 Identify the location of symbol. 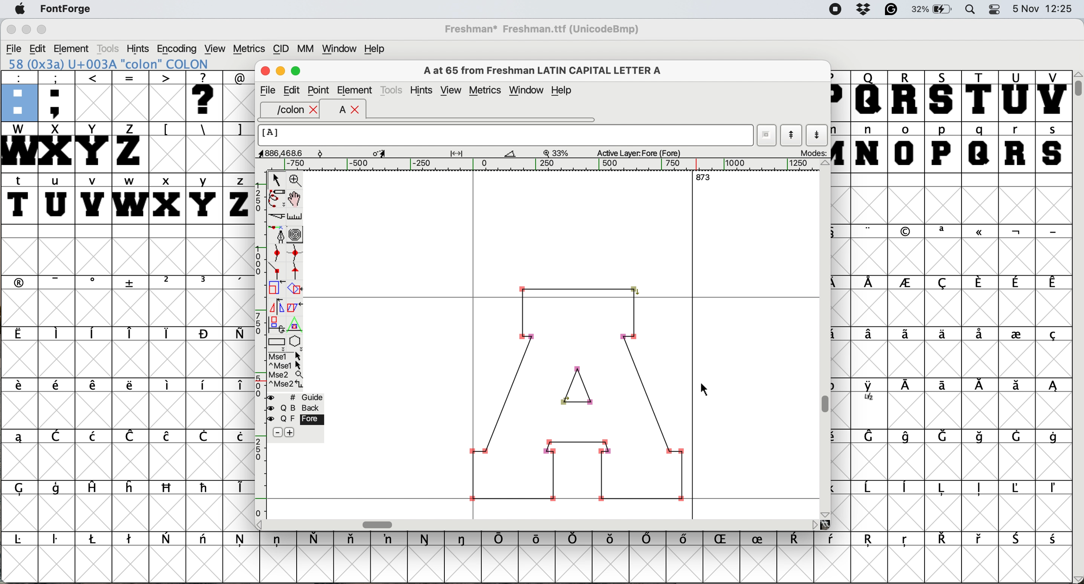
(132, 283).